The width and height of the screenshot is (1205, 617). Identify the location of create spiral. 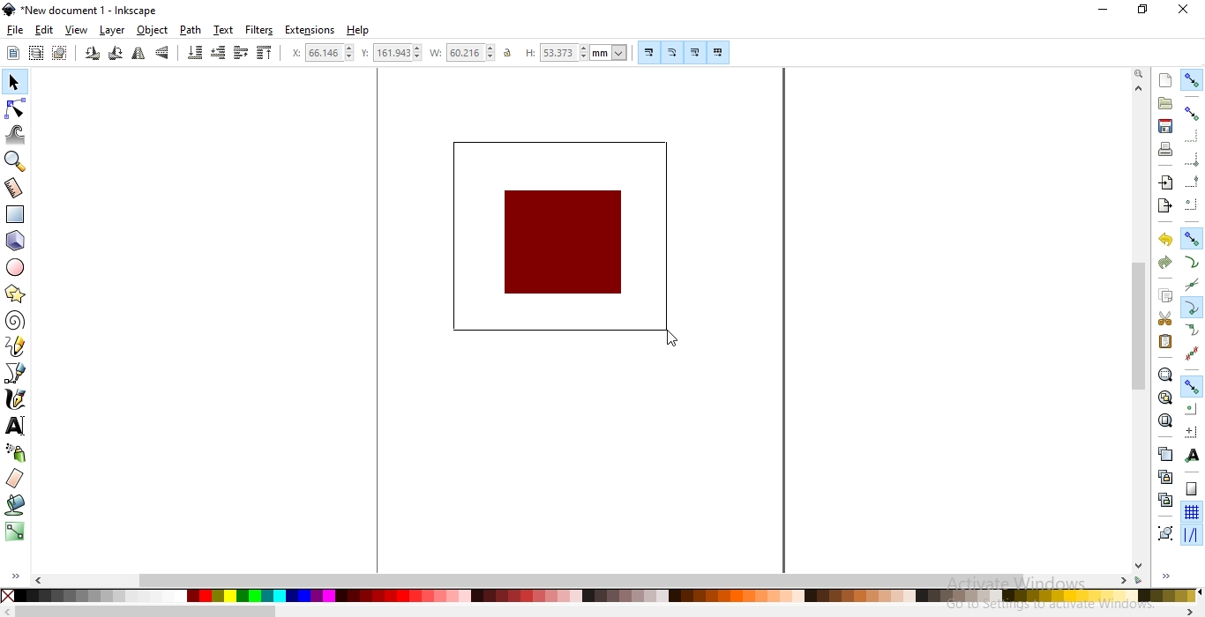
(14, 321).